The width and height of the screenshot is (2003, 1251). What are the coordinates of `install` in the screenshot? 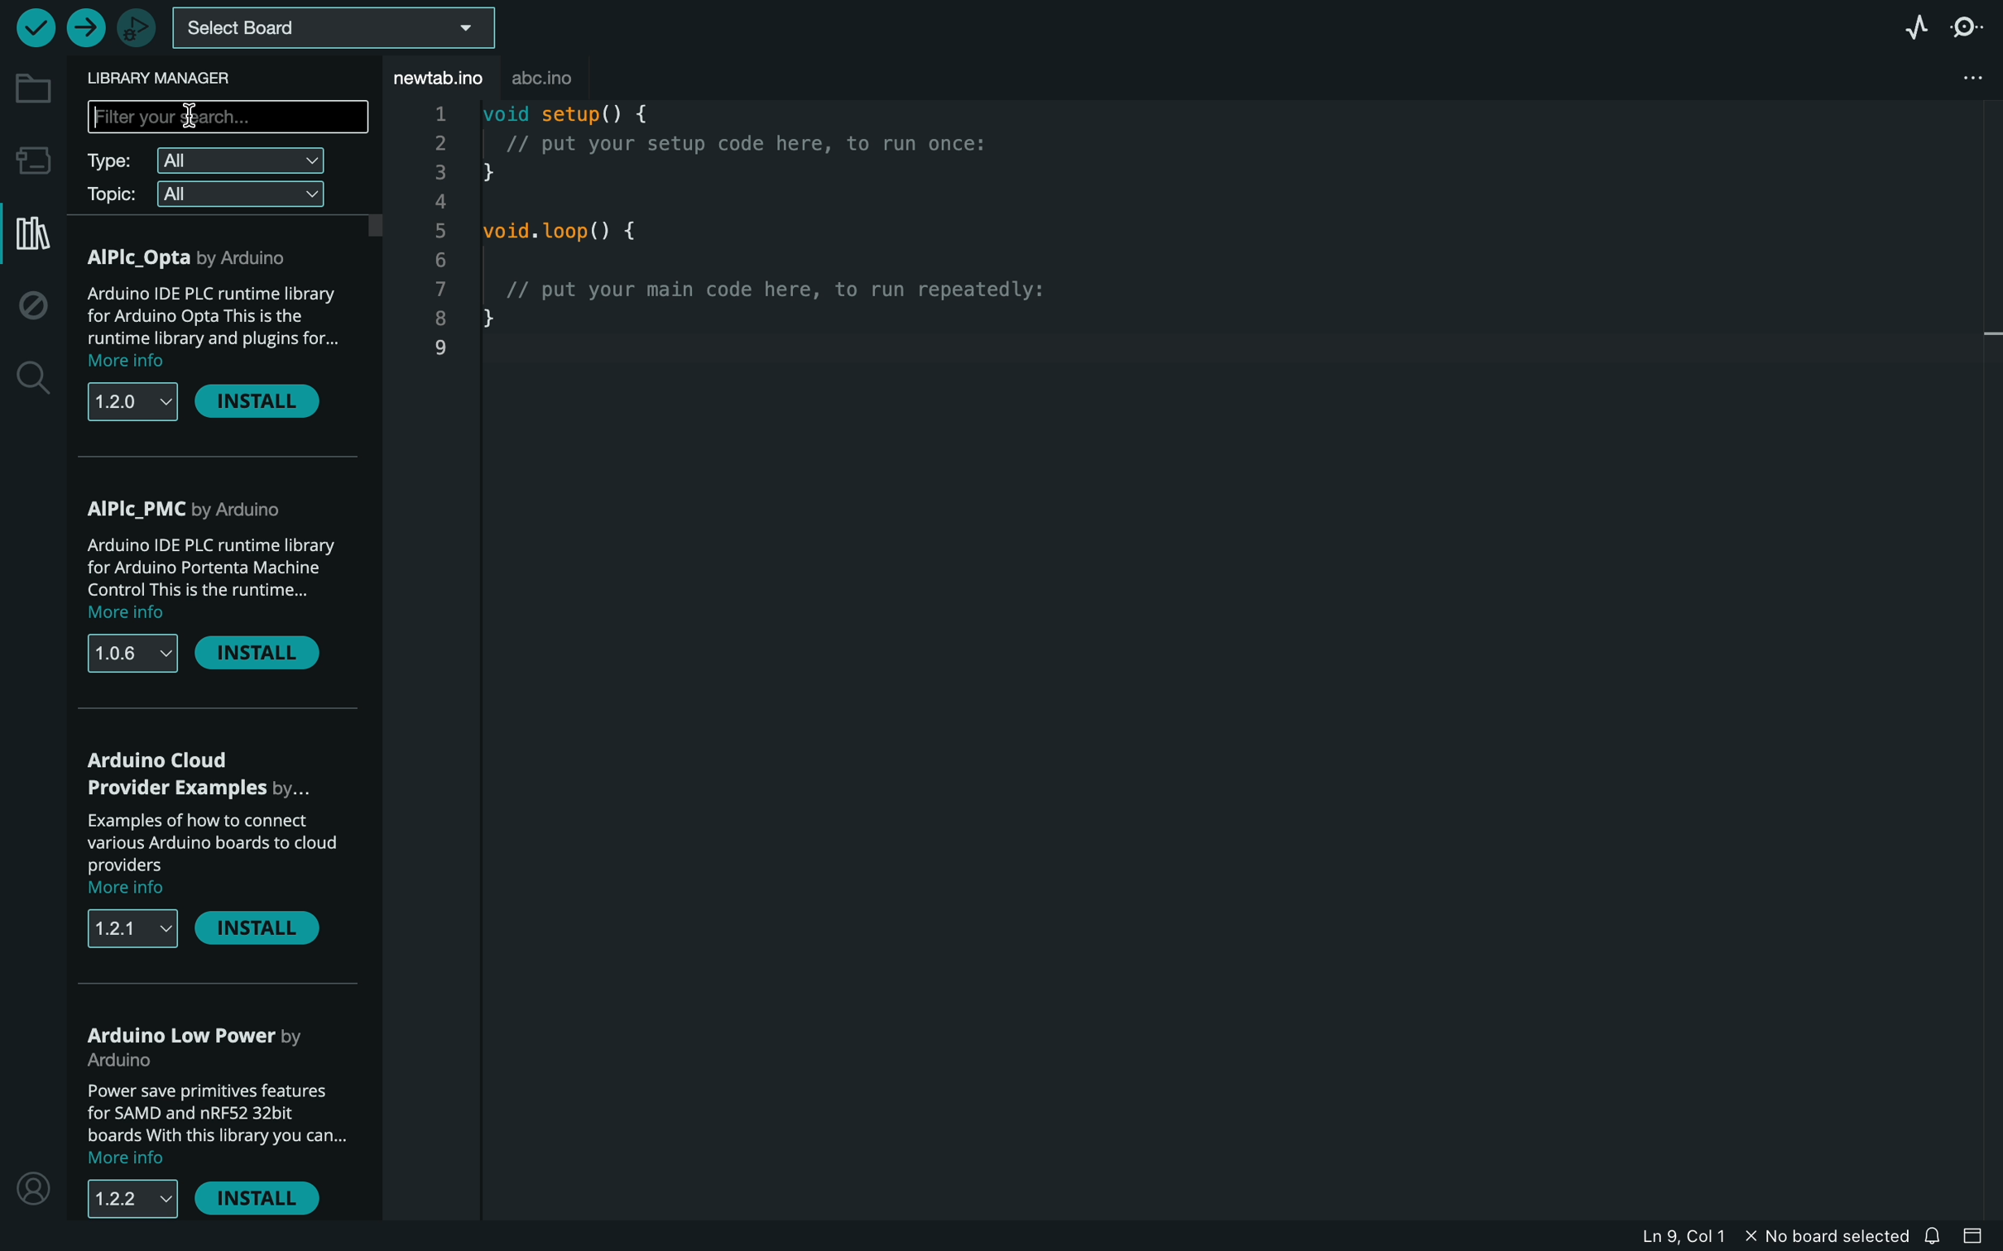 It's located at (262, 402).